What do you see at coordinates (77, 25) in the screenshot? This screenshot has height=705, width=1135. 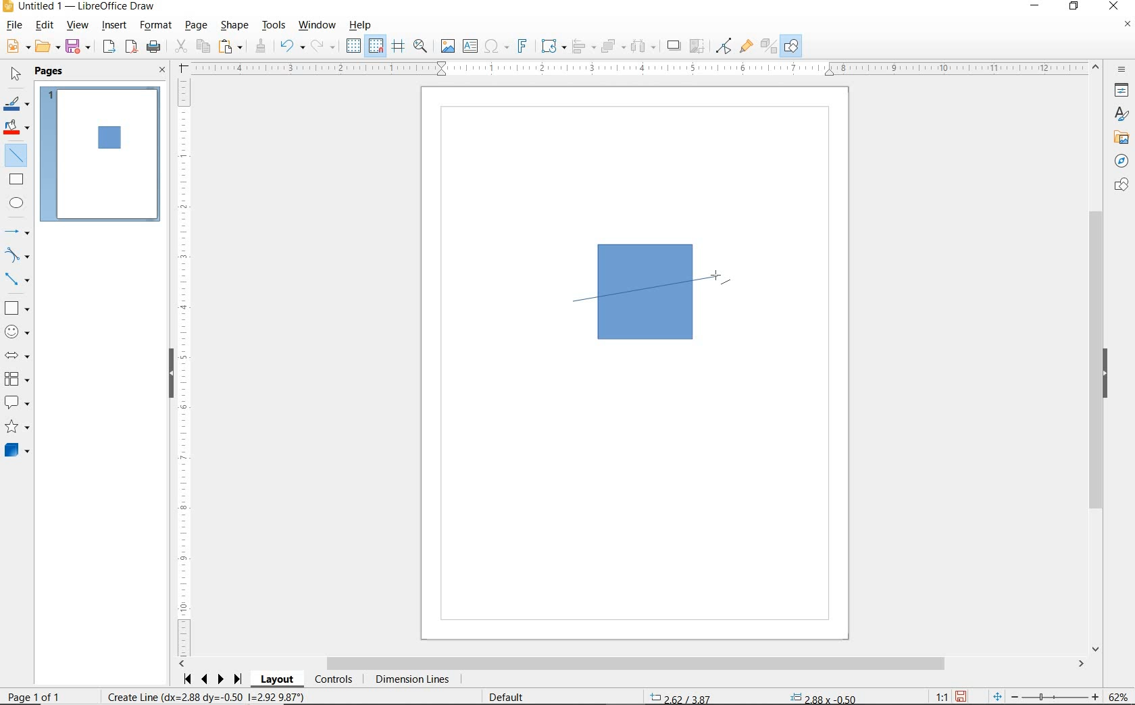 I see `VIEW` at bounding box center [77, 25].